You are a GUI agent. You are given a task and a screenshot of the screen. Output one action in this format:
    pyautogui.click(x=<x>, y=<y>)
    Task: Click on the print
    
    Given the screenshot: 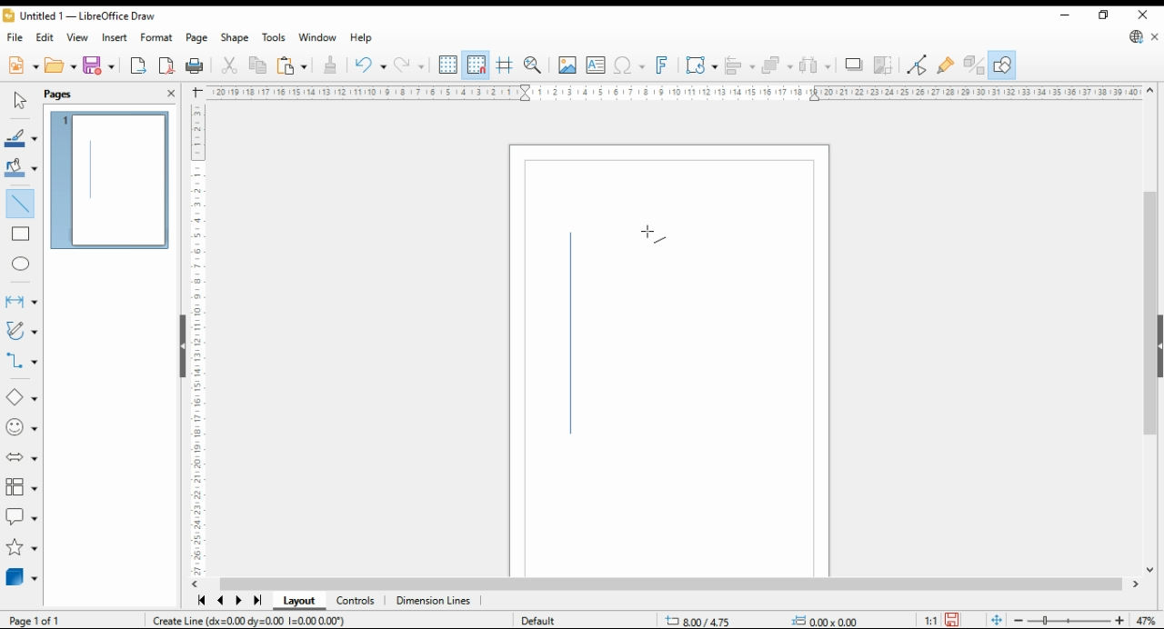 What is the action you would take?
    pyautogui.click(x=196, y=65)
    